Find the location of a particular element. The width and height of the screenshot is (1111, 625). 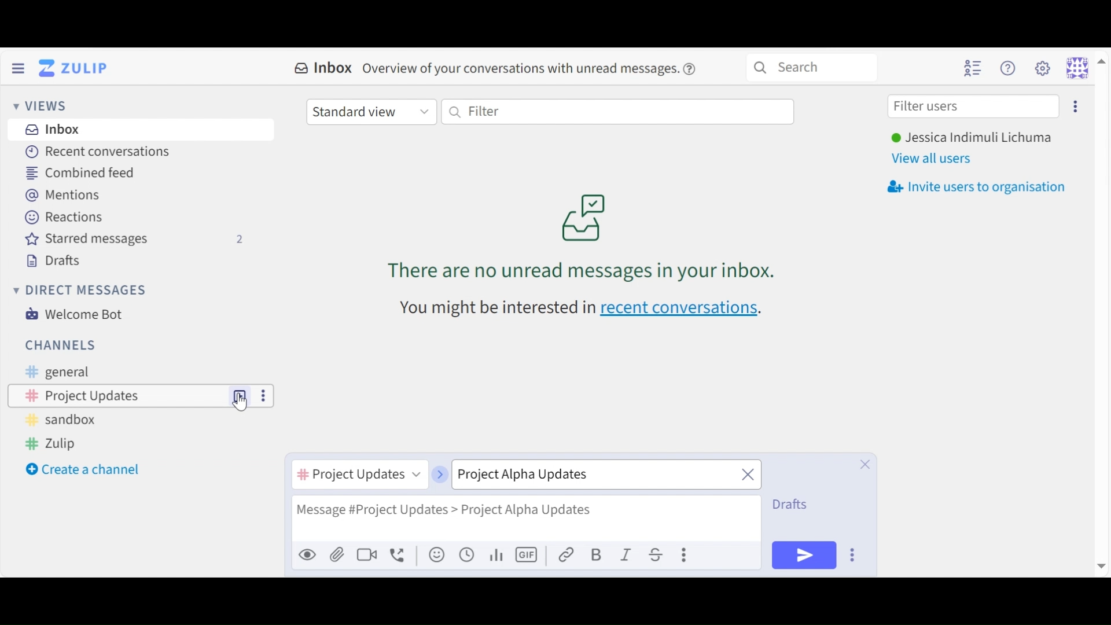

Welcome Bot is located at coordinates (78, 314).